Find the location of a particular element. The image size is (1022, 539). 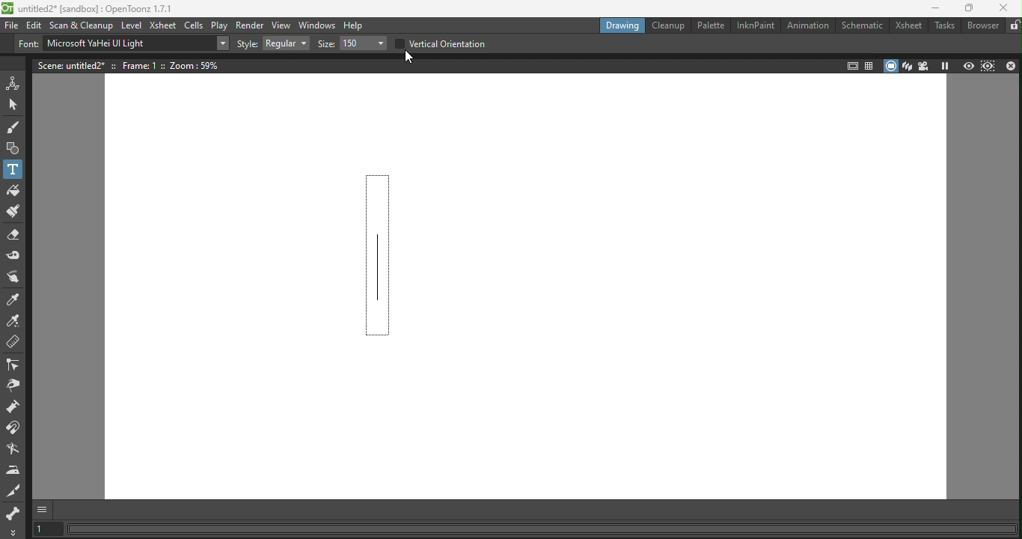

Animation is located at coordinates (810, 25).